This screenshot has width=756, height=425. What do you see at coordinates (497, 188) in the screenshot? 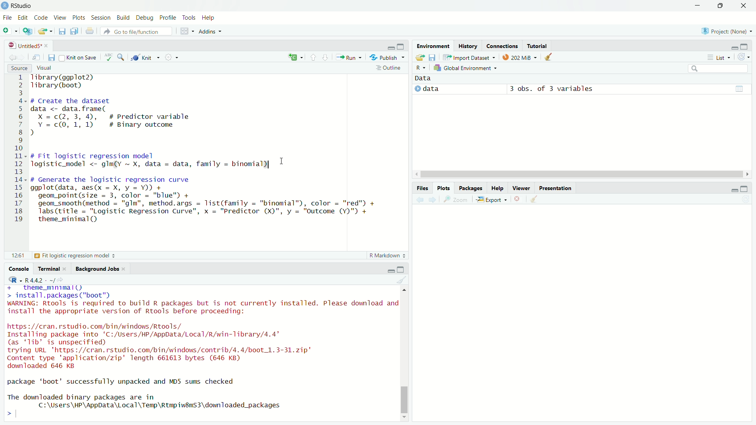
I see `Help` at bounding box center [497, 188].